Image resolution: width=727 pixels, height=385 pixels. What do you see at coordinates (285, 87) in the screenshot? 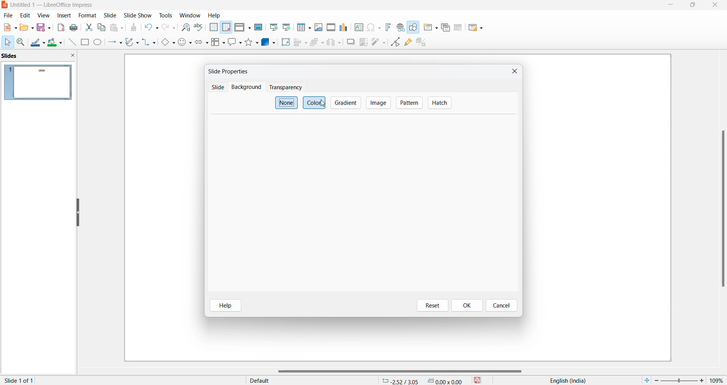
I see `transparency` at bounding box center [285, 87].